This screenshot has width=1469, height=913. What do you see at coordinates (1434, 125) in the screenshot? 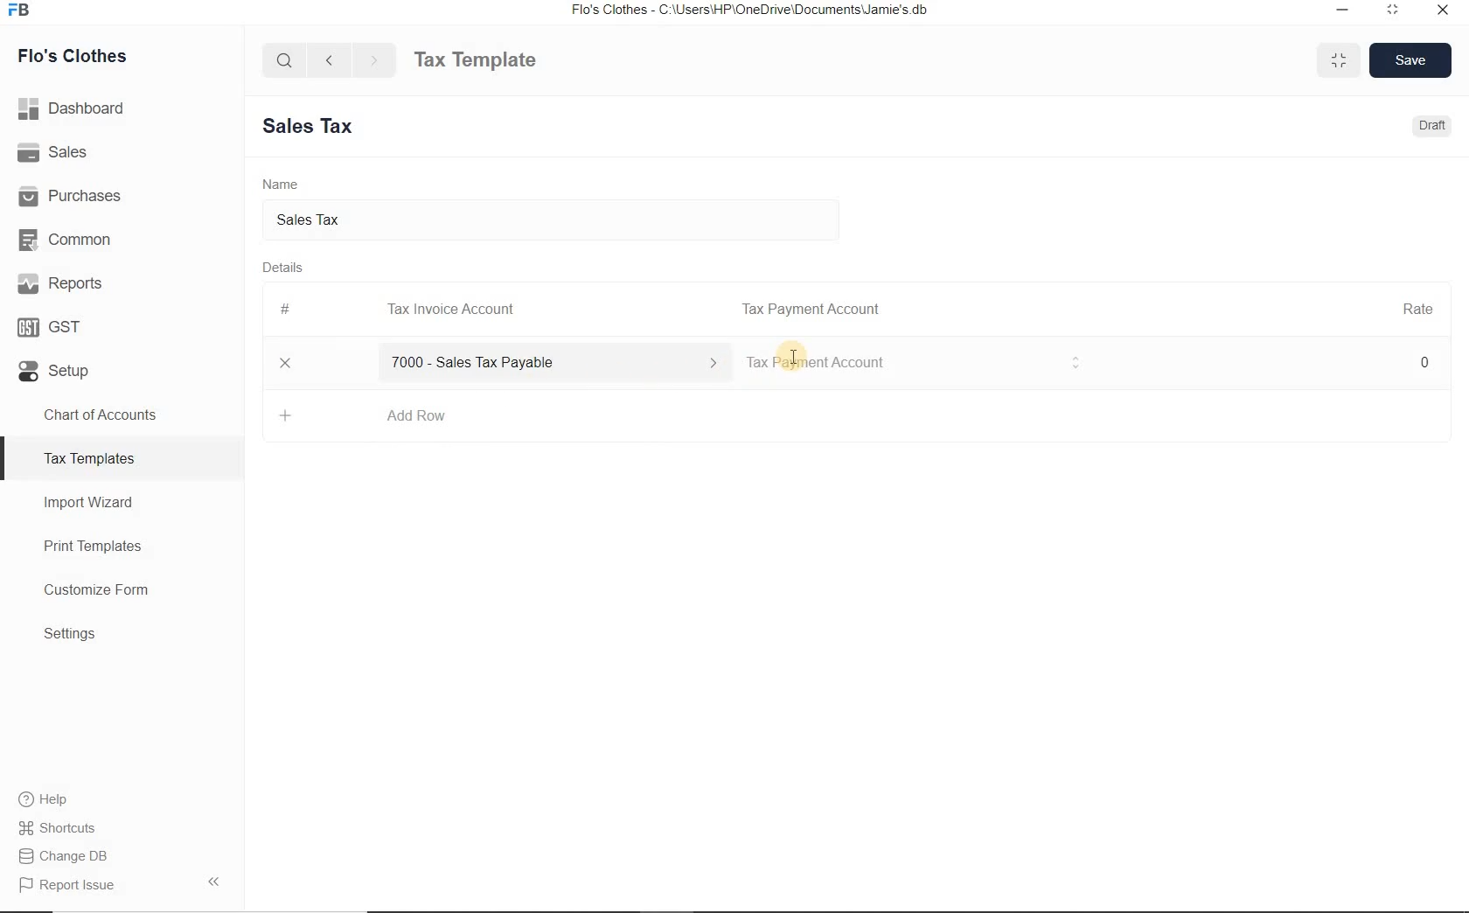
I see `Draft` at bounding box center [1434, 125].